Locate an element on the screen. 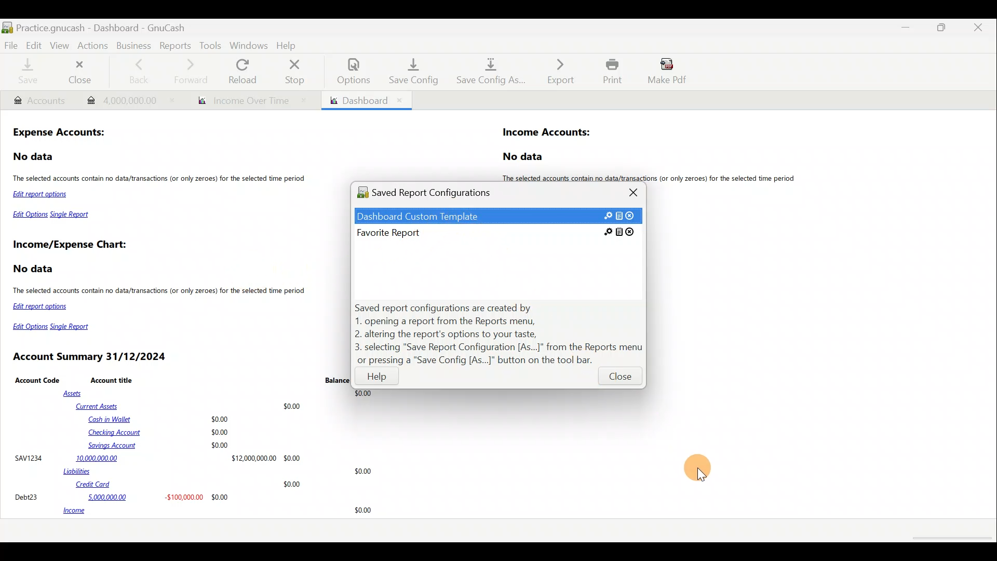 The height and width of the screenshot is (561, 997). Edit Options Single Report is located at coordinates (55, 327).